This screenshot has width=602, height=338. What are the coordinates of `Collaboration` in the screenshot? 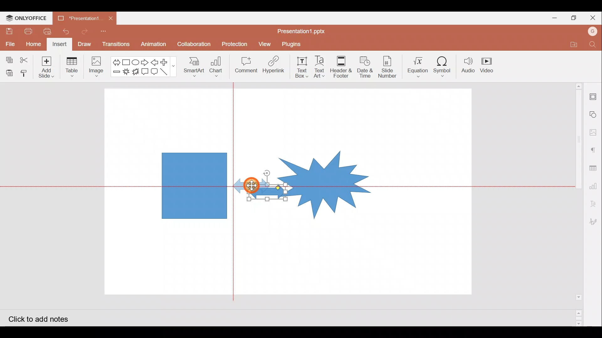 It's located at (194, 42).